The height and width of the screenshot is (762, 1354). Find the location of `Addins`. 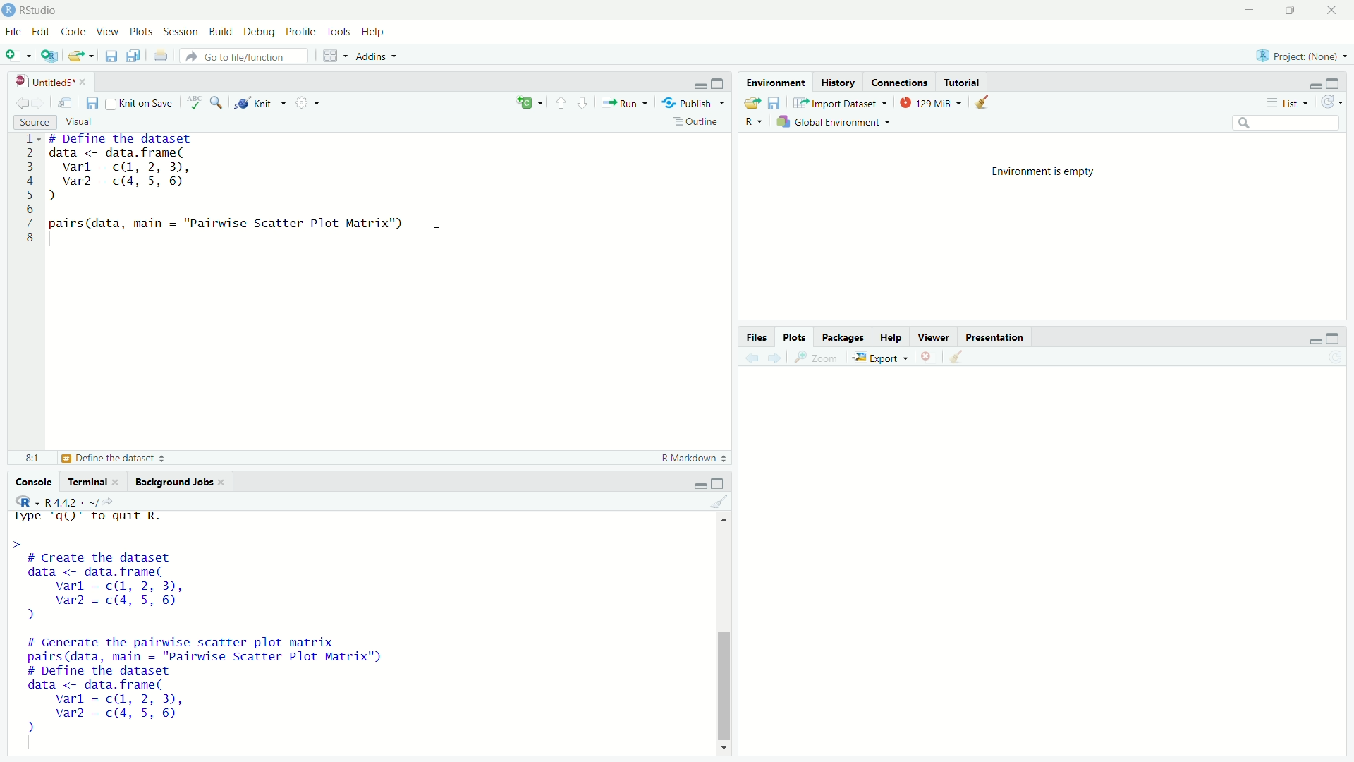

Addins is located at coordinates (379, 55).